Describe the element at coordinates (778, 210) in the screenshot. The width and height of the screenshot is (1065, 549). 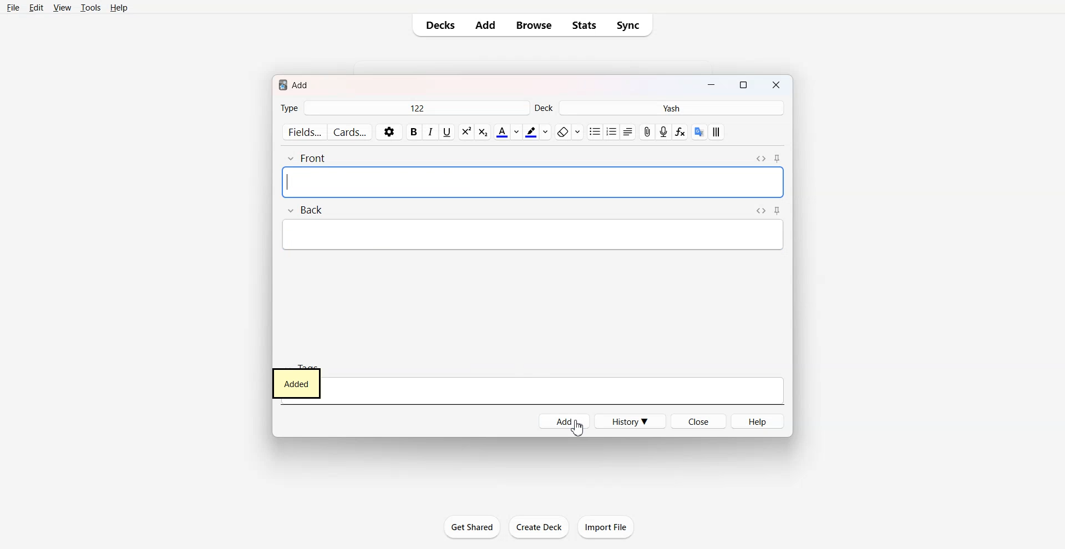
I see `Toggle Sticky` at that location.